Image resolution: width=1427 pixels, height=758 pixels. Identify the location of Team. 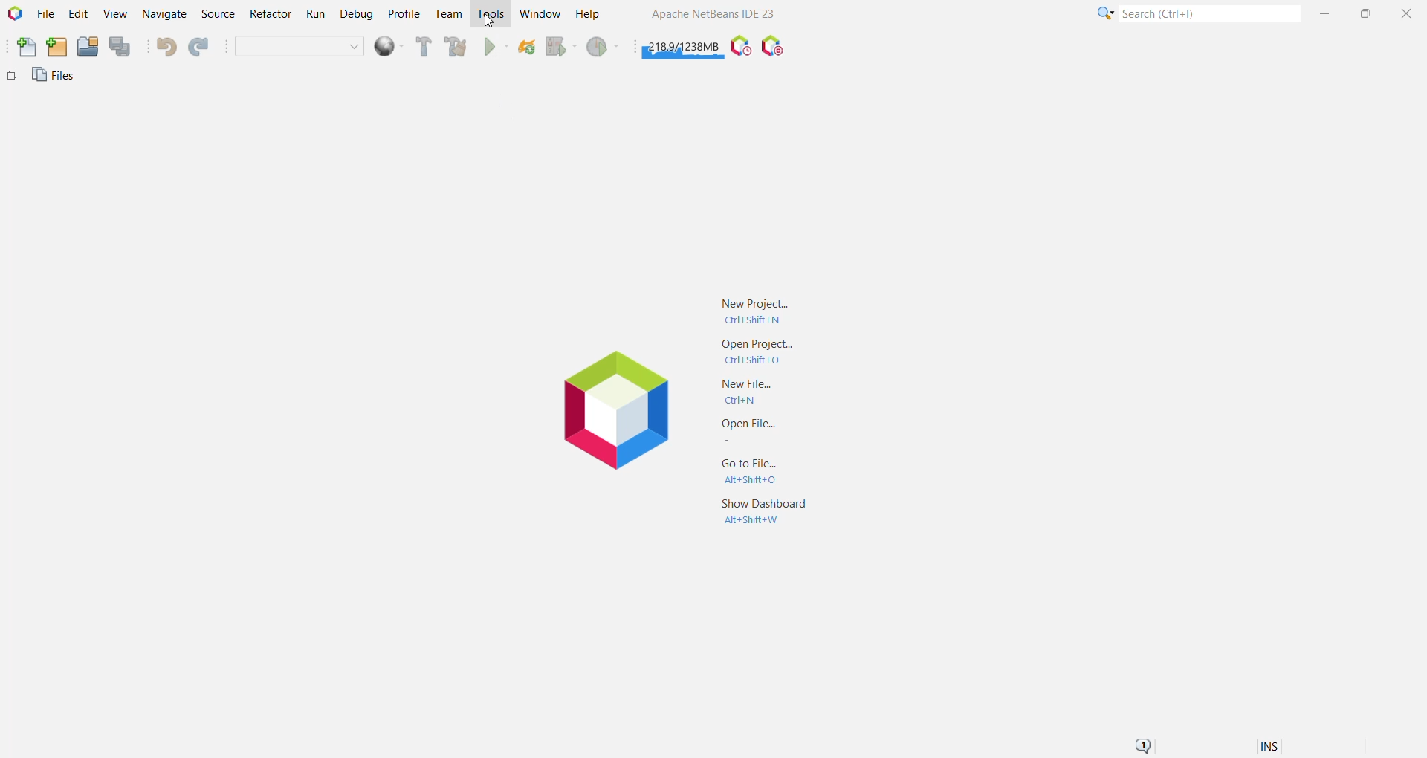
(447, 14).